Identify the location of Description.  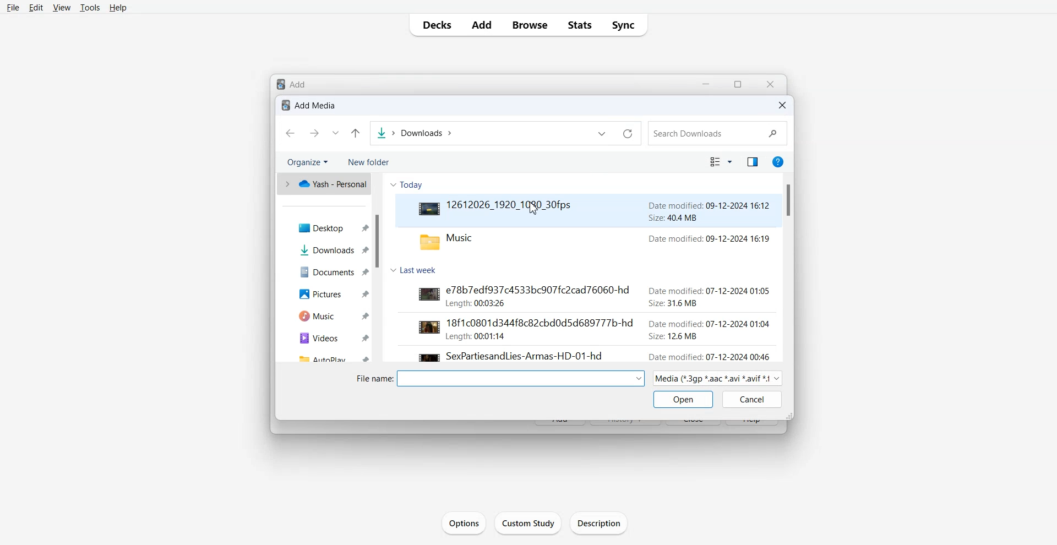
(597, 523).